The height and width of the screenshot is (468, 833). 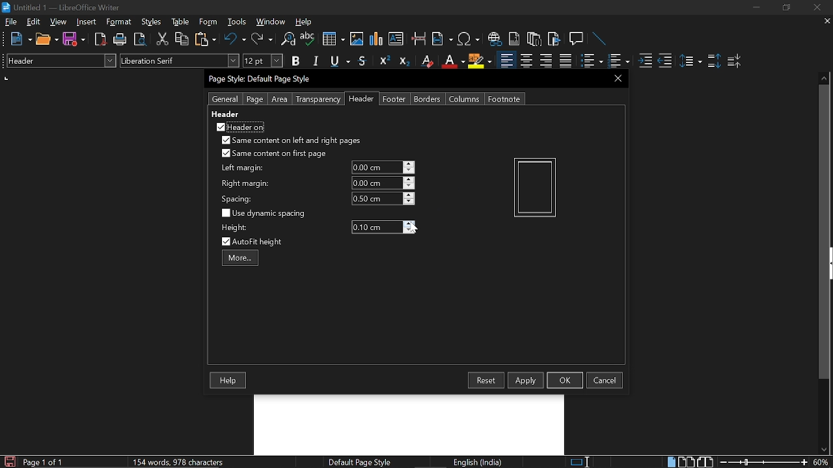 What do you see at coordinates (163, 39) in the screenshot?
I see `Cut` at bounding box center [163, 39].